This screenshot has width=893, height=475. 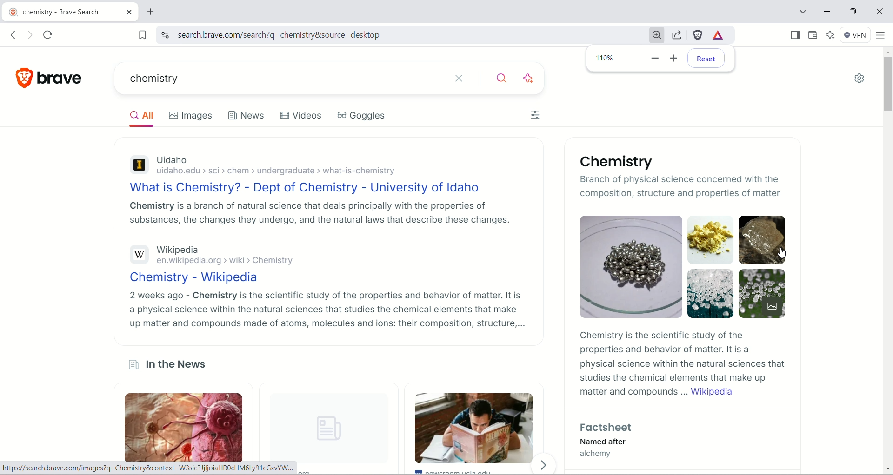 What do you see at coordinates (677, 35) in the screenshot?
I see `share this page` at bounding box center [677, 35].